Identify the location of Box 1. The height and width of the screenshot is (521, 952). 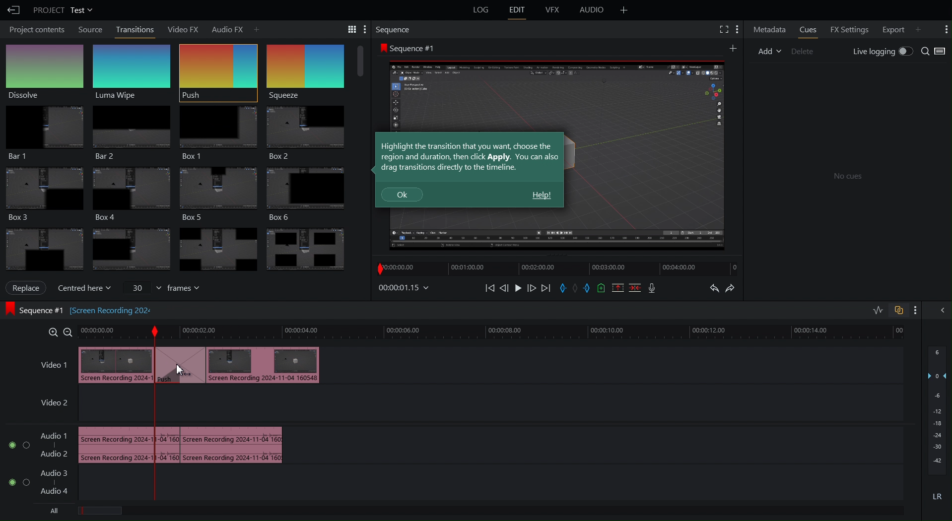
(216, 133).